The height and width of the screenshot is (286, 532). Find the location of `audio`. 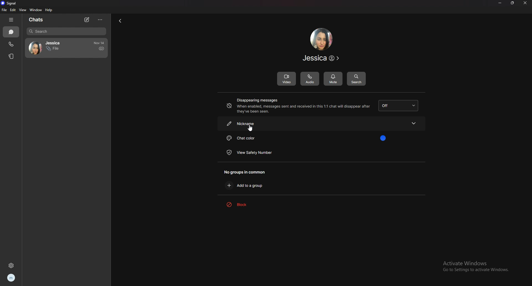

audio is located at coordinates (310, 79).